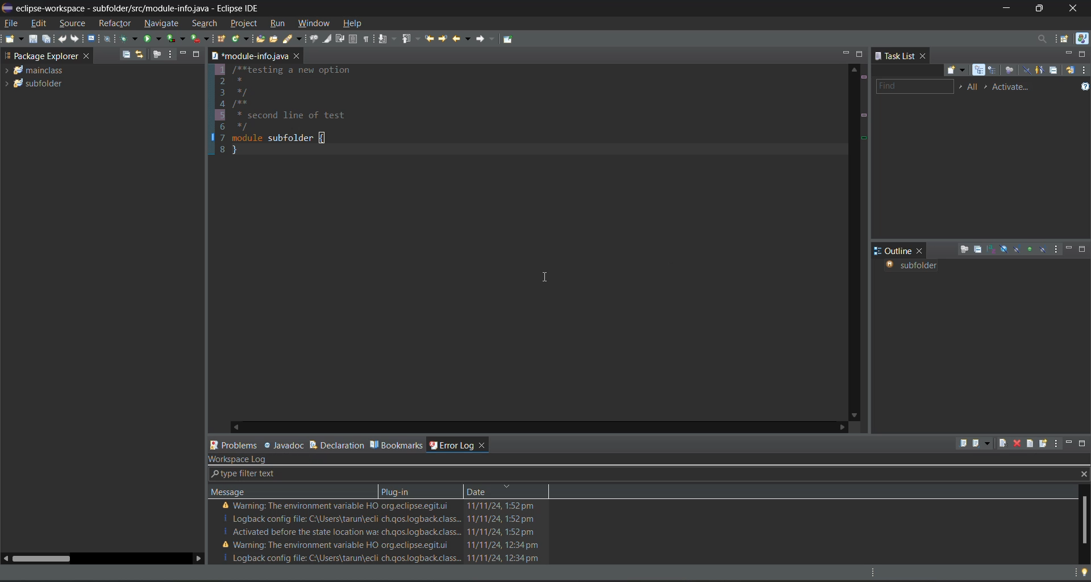  Describe the element at coordinates (1084, 250) in the screenshot. I see `maximize` at that location.